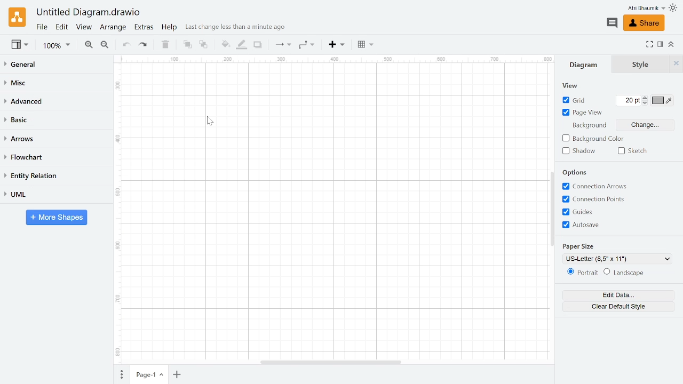 The width and height of the screenshot is (683, 384). Describe the element at coordinates (625, 273) in the screenshot. I see `Landscape` at that location.